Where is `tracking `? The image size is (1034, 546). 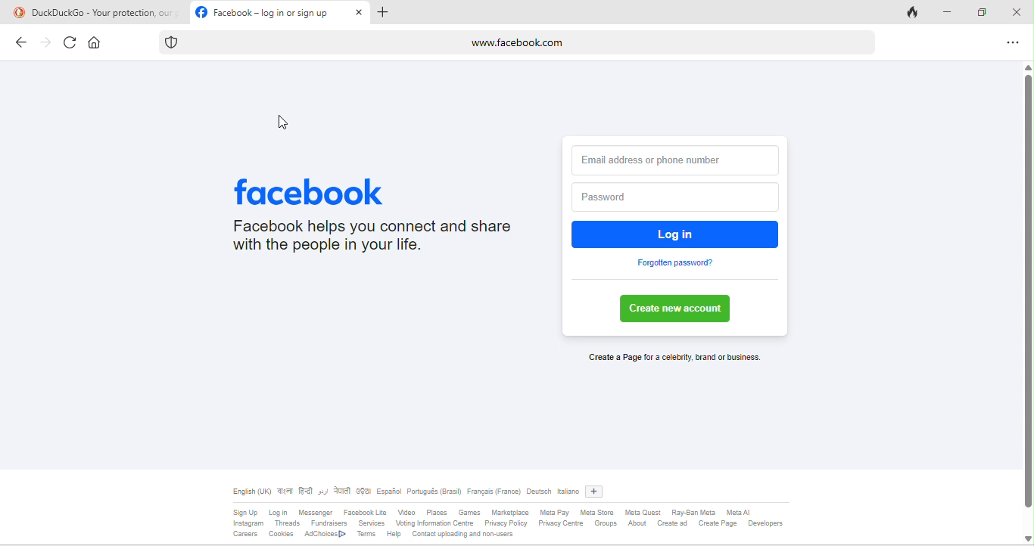 tracking  is located at coordinates (169, 44).